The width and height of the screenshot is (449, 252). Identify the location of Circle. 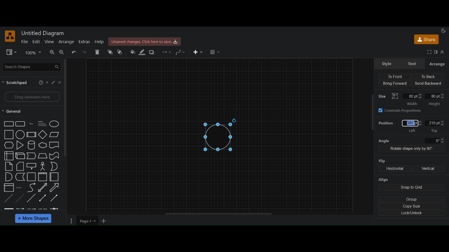
(20, 134).